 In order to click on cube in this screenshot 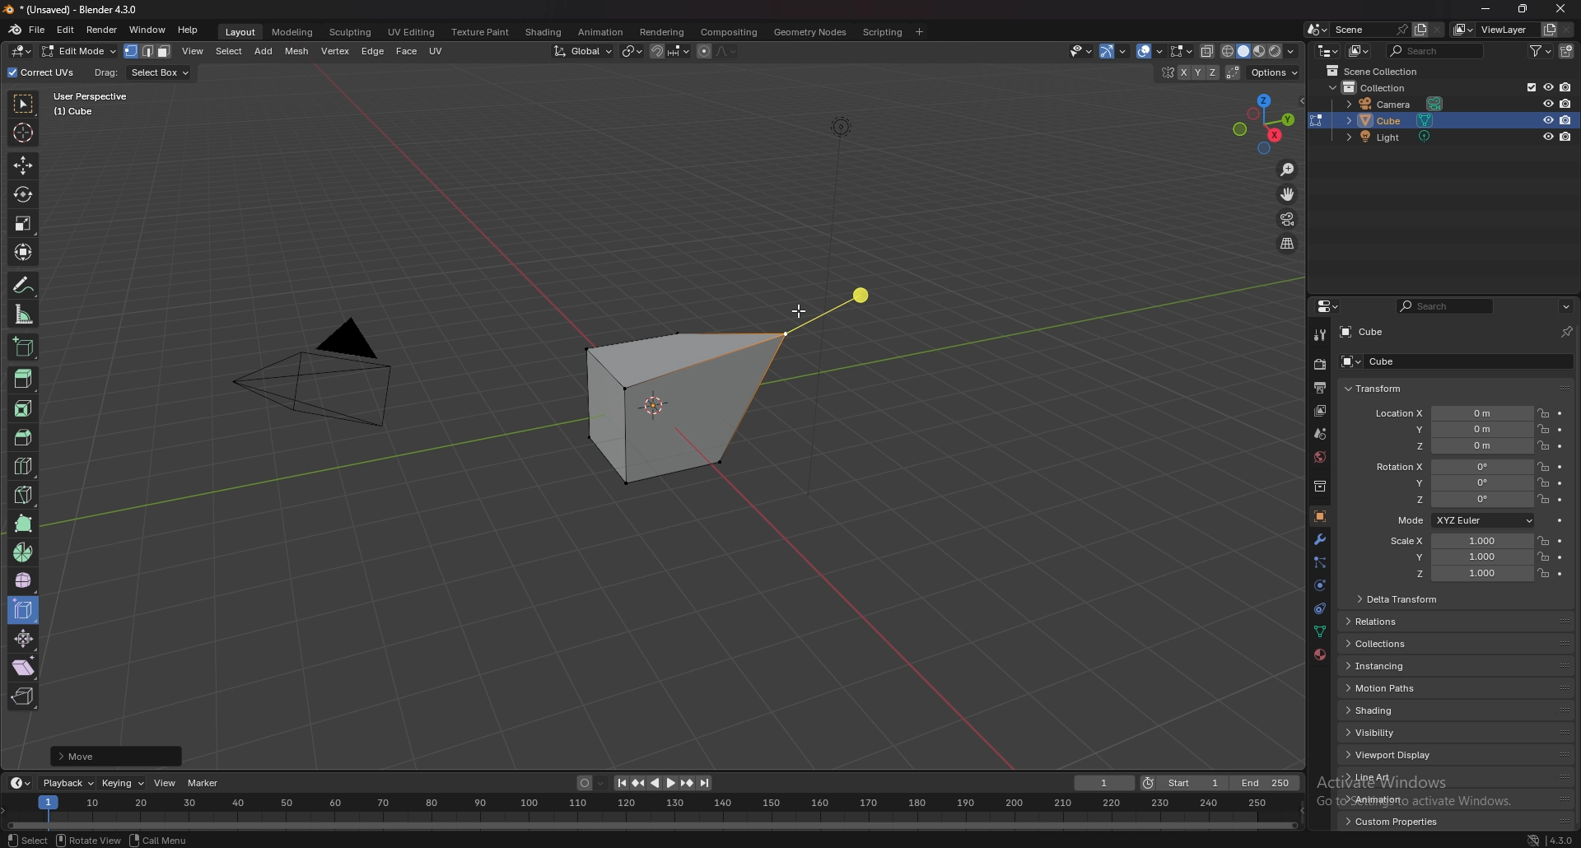, I will do `click(1430, 362)`.